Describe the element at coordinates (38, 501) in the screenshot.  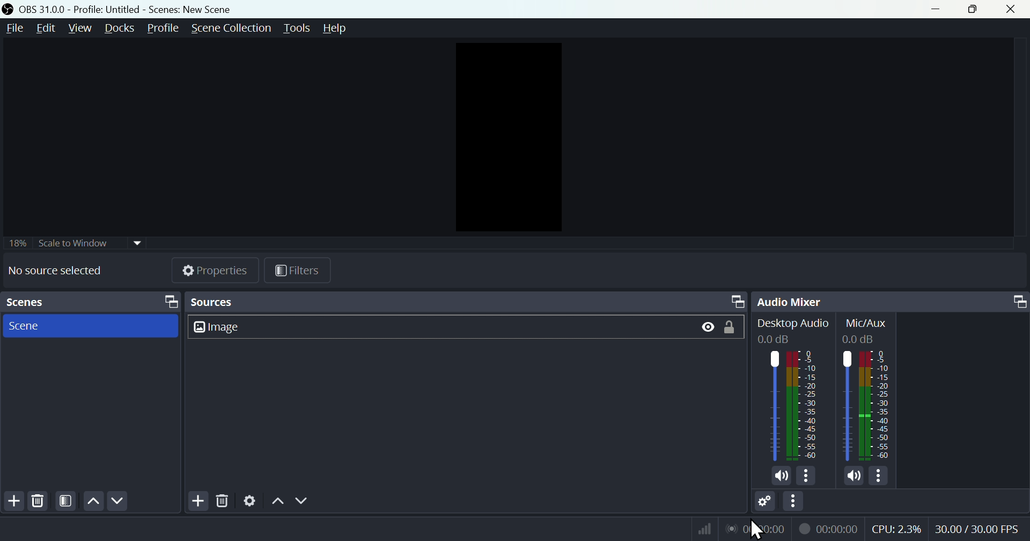
I see `Delete` at that location.